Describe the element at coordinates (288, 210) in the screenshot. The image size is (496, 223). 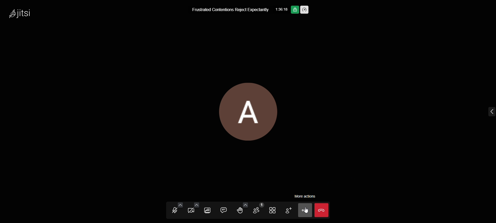
I see `add participants` at that location.